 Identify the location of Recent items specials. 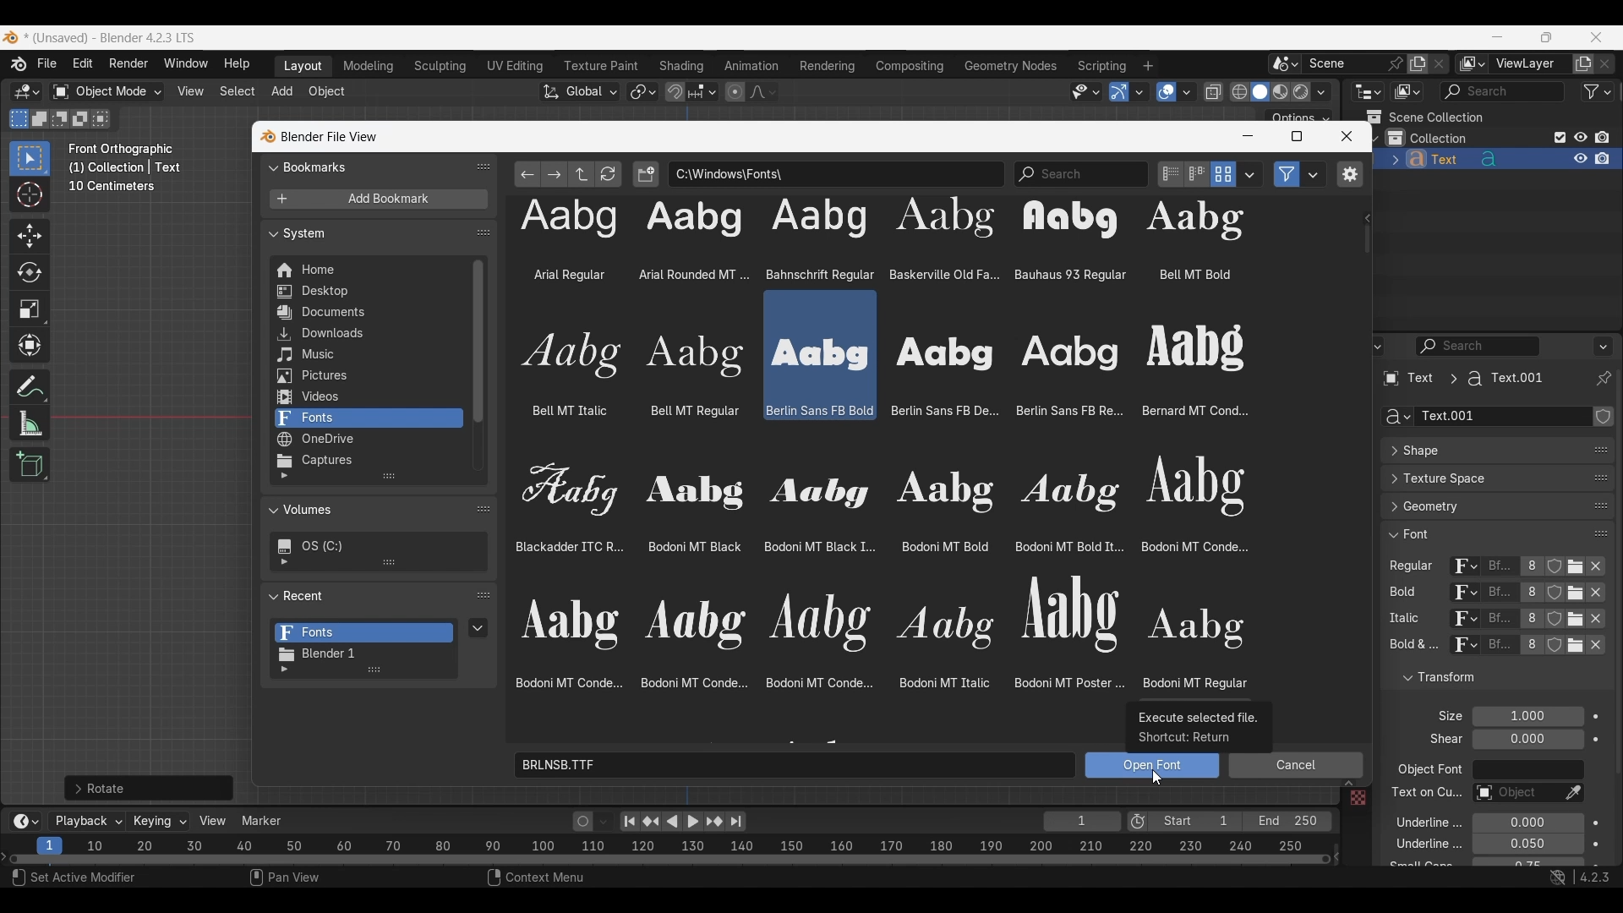
(478, 627).